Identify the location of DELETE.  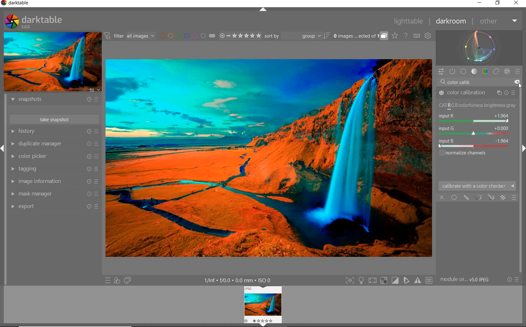
(518, 84).